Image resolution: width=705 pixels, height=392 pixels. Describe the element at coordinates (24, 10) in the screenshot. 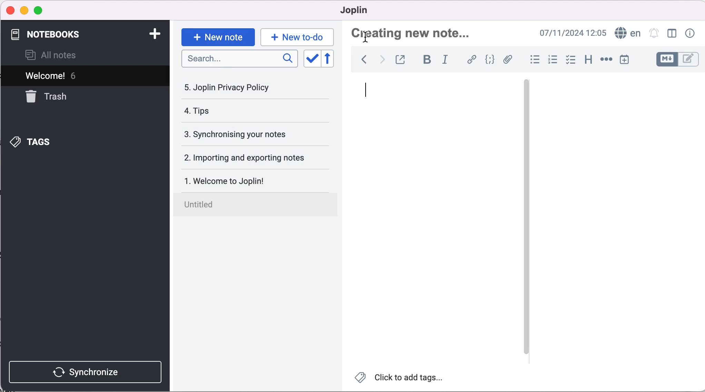

I see `minimize` at that location.